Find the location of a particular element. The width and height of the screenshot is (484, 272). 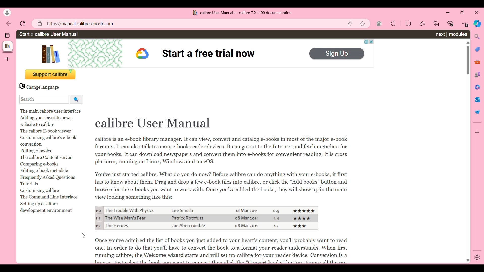

Extensions is located at coordinates (394, 24).